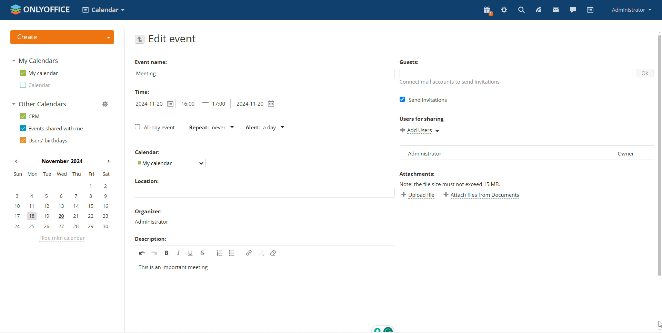  I want to click on organiser, so click(148, 212).